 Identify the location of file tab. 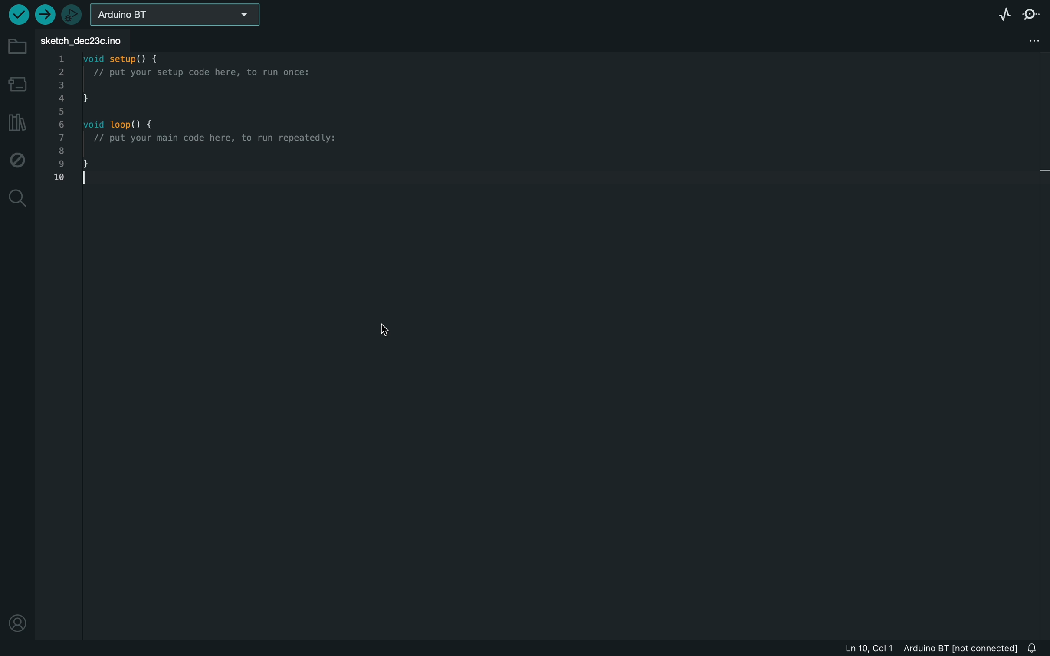
(89, 40).